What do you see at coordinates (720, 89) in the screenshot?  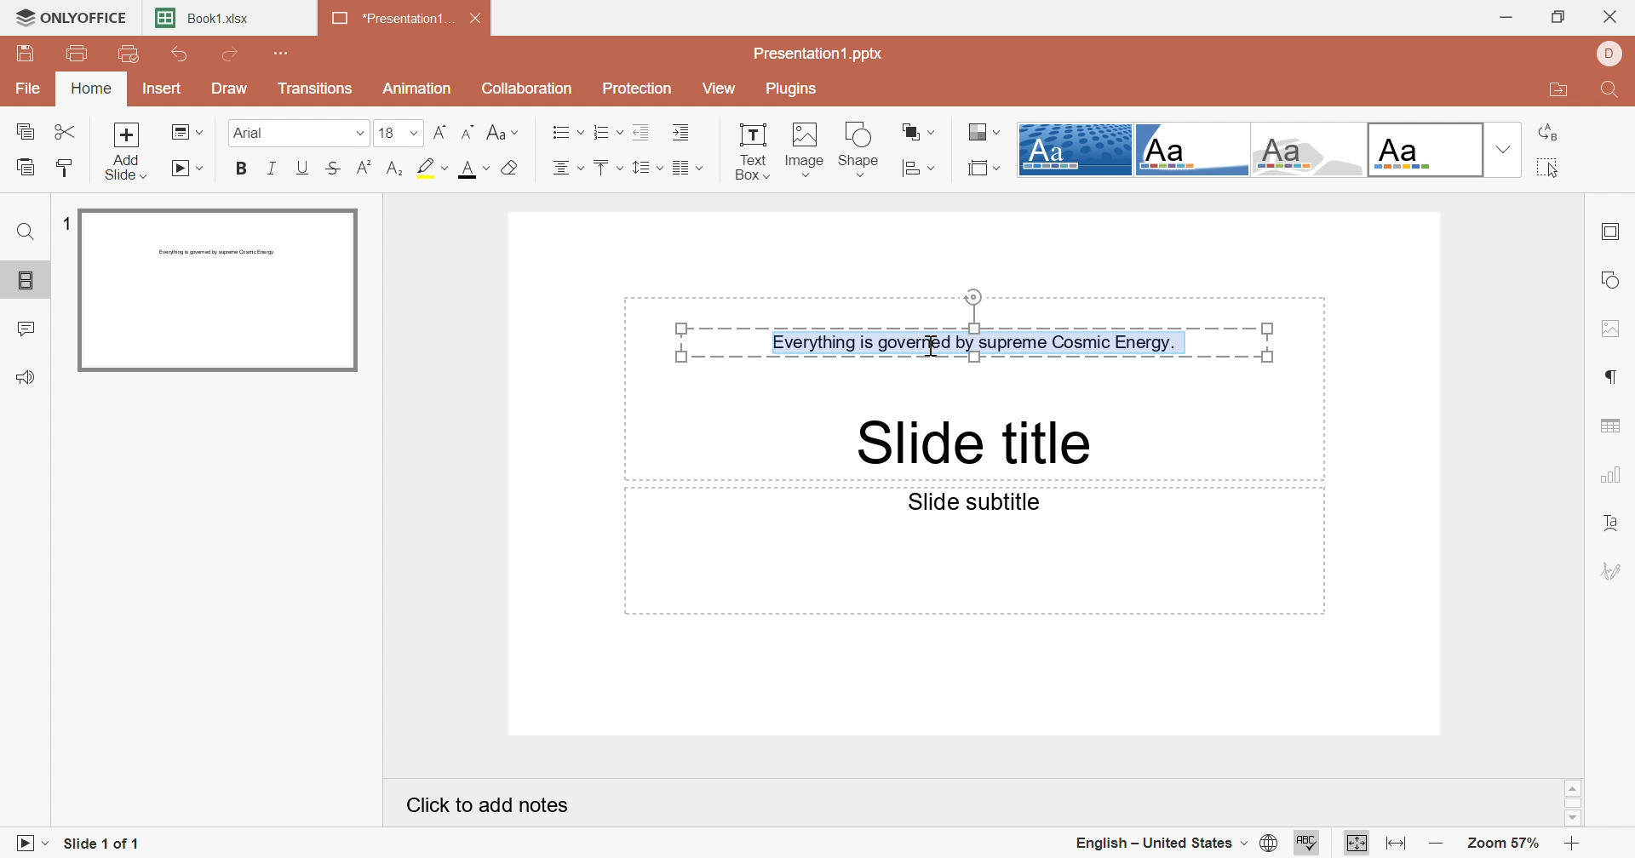 I see `View` at bounding box center [720, 89].